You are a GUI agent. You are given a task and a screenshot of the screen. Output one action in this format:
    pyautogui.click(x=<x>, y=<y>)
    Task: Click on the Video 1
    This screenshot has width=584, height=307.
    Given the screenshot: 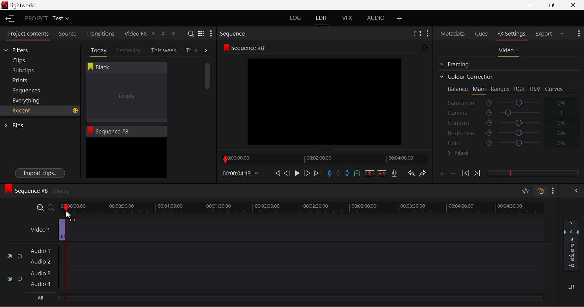 What is the action you would take?
    pyautogui.click(x=43, y=230)
    